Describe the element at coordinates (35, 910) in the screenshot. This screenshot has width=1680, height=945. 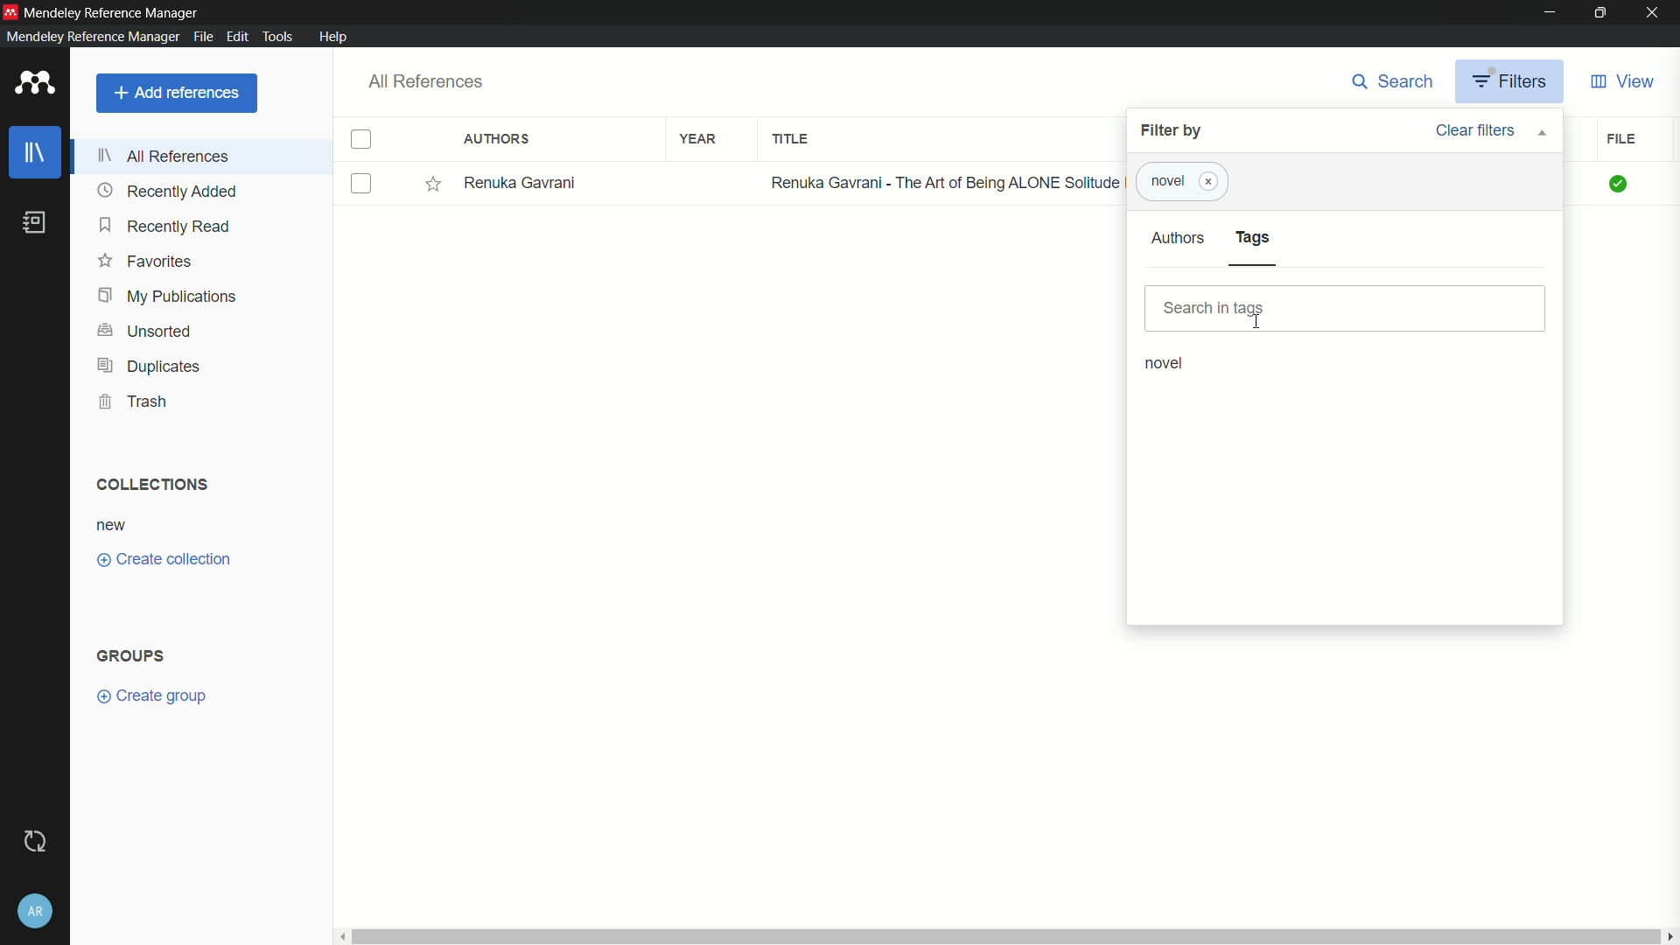
I see `account and settings` at that location.